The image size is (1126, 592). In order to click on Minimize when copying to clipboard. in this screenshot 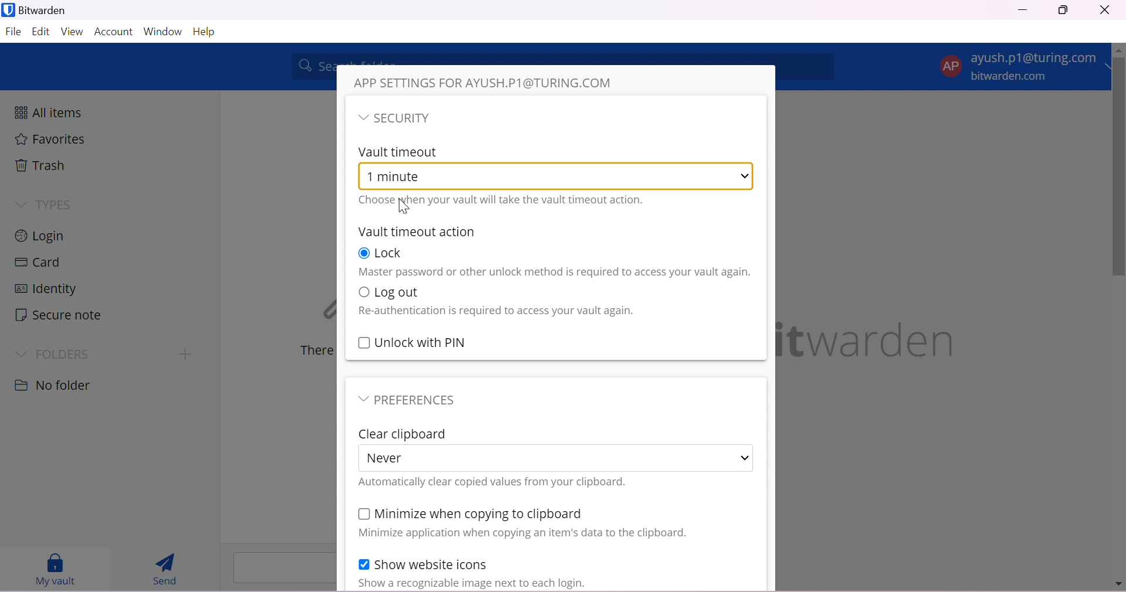, I will do `click(479, 514)`.